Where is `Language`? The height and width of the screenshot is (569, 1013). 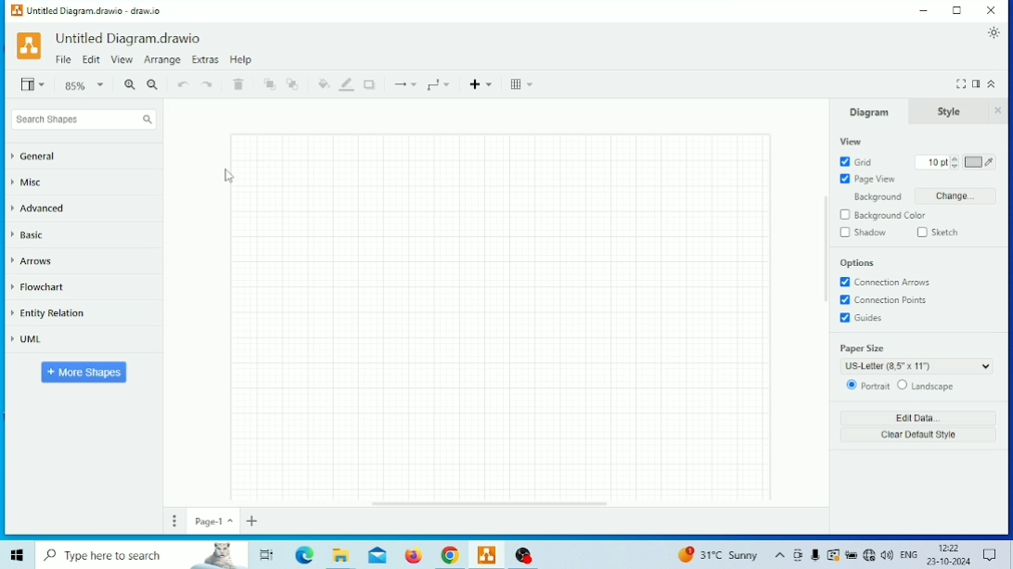
Language is located at coordinates (908, 554).